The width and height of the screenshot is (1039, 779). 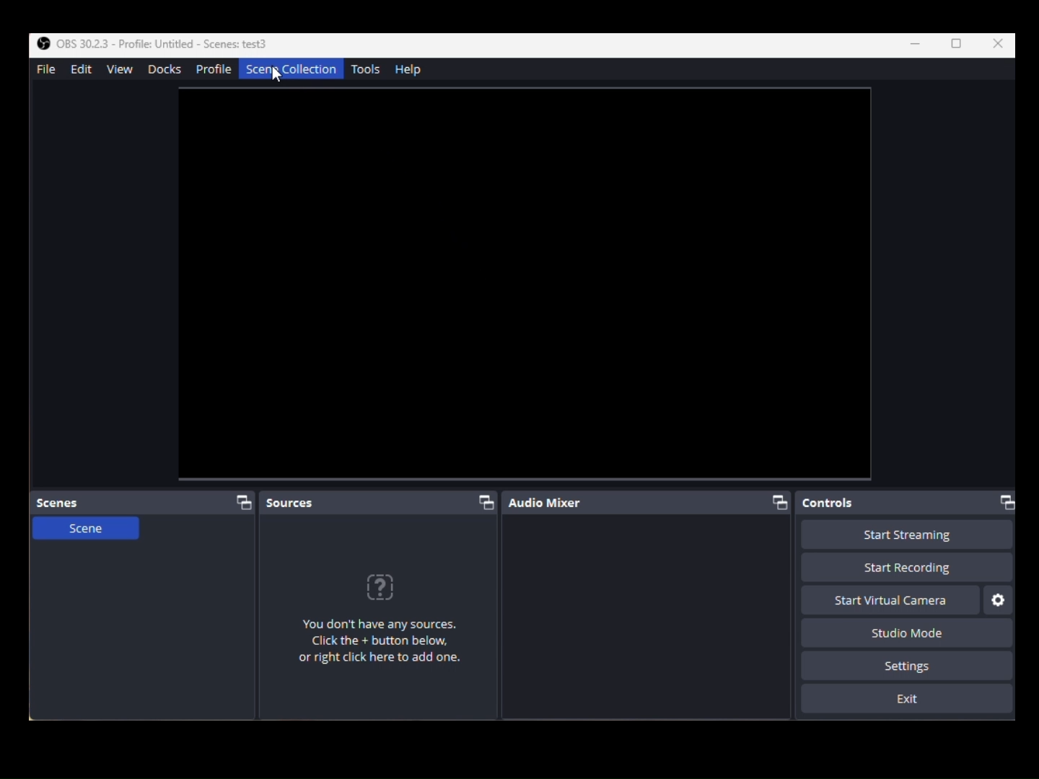 What do you see at coordinates (380, 501) in the screenshot?
I see `Scources` at bounding box center [380, 501].